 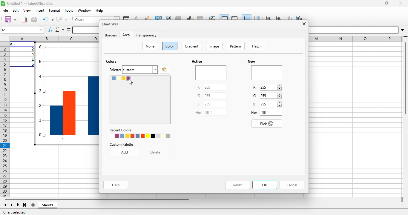 I want to click on G, so click(x=199, y=96).